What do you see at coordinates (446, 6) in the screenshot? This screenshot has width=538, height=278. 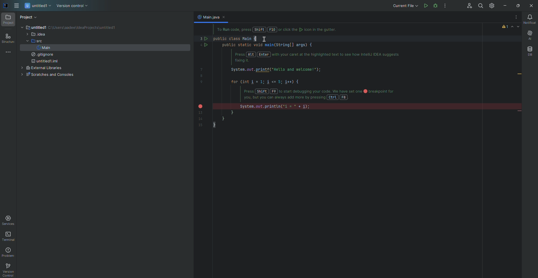 I see `Debug` at bounding box center [446, 6].